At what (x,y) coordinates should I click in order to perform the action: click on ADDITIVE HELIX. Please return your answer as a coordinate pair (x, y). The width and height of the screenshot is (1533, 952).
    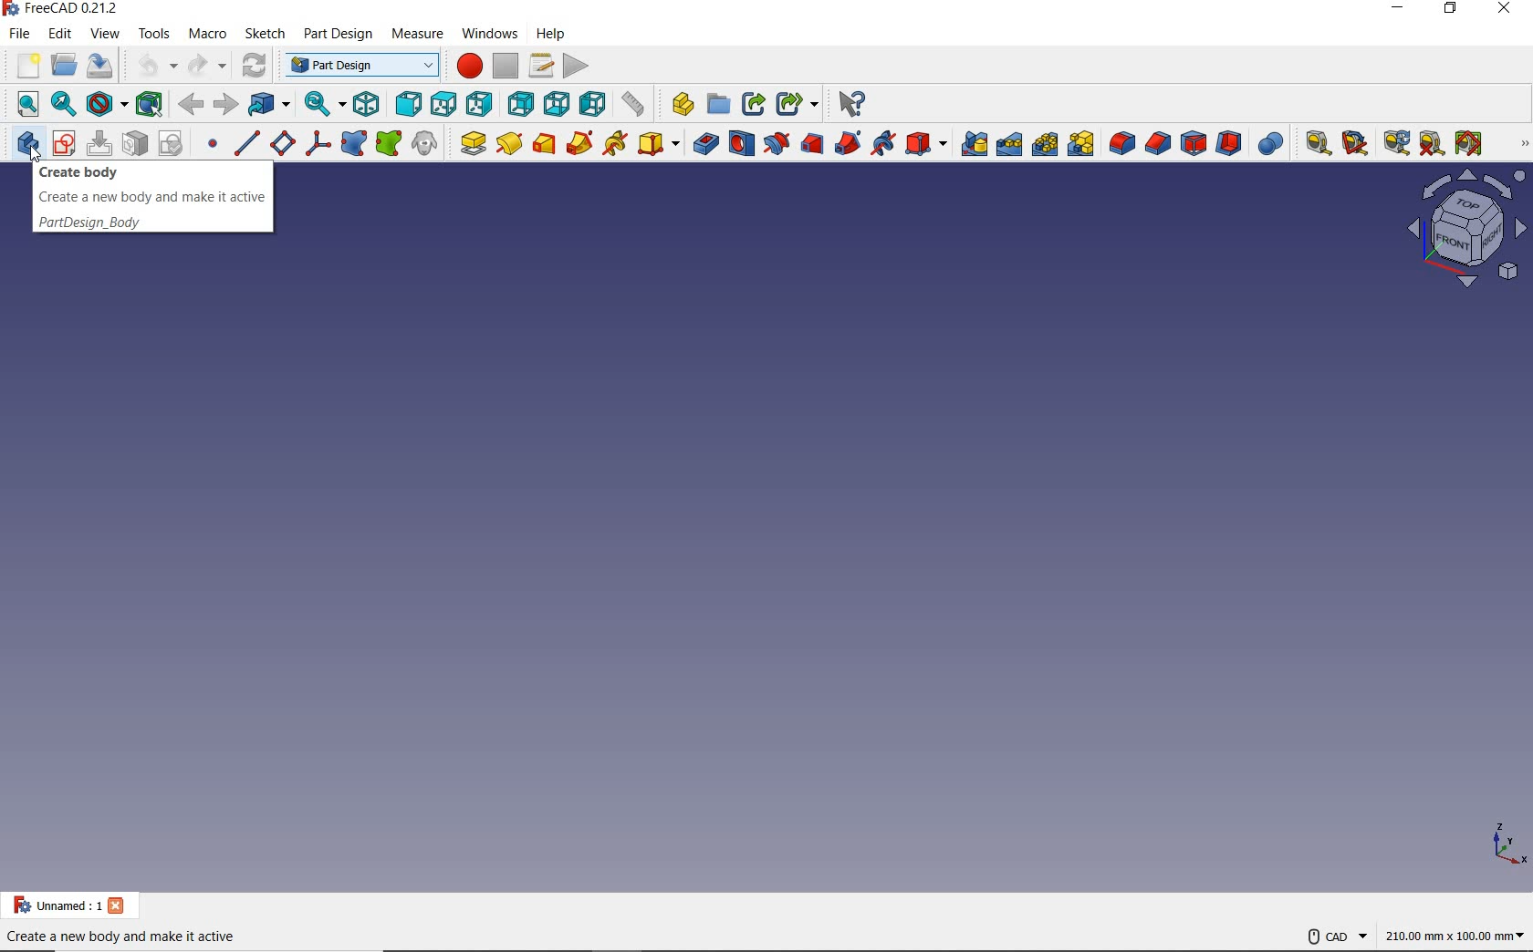
    Looking at the image, I should click on (616, 143).